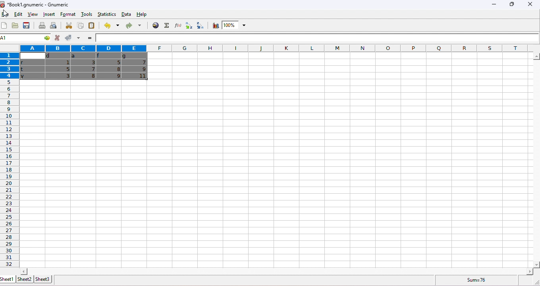 This screenshot has height=286, width=540. I want to click on sheet2, so click(24, 279).